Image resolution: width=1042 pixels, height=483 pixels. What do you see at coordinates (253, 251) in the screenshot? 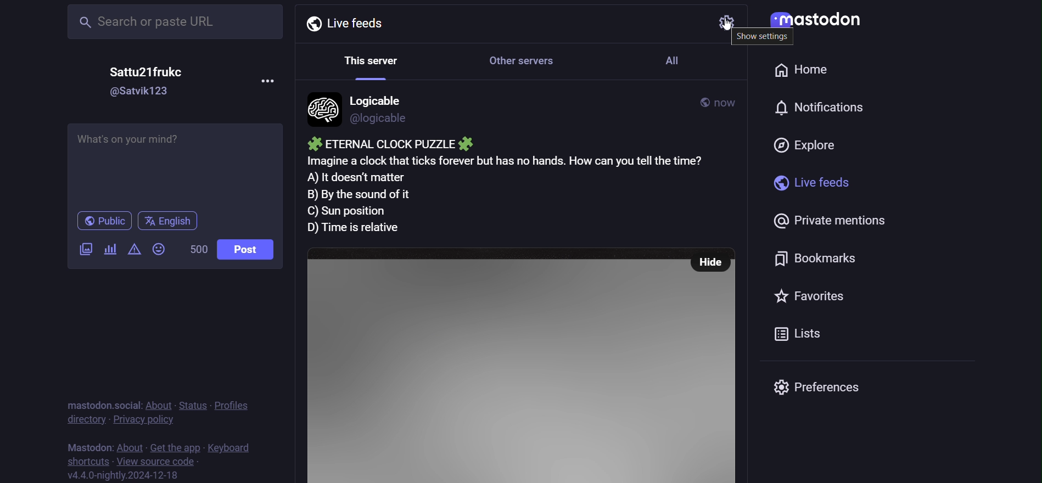
I see `post` at bounding box center [253, 251].